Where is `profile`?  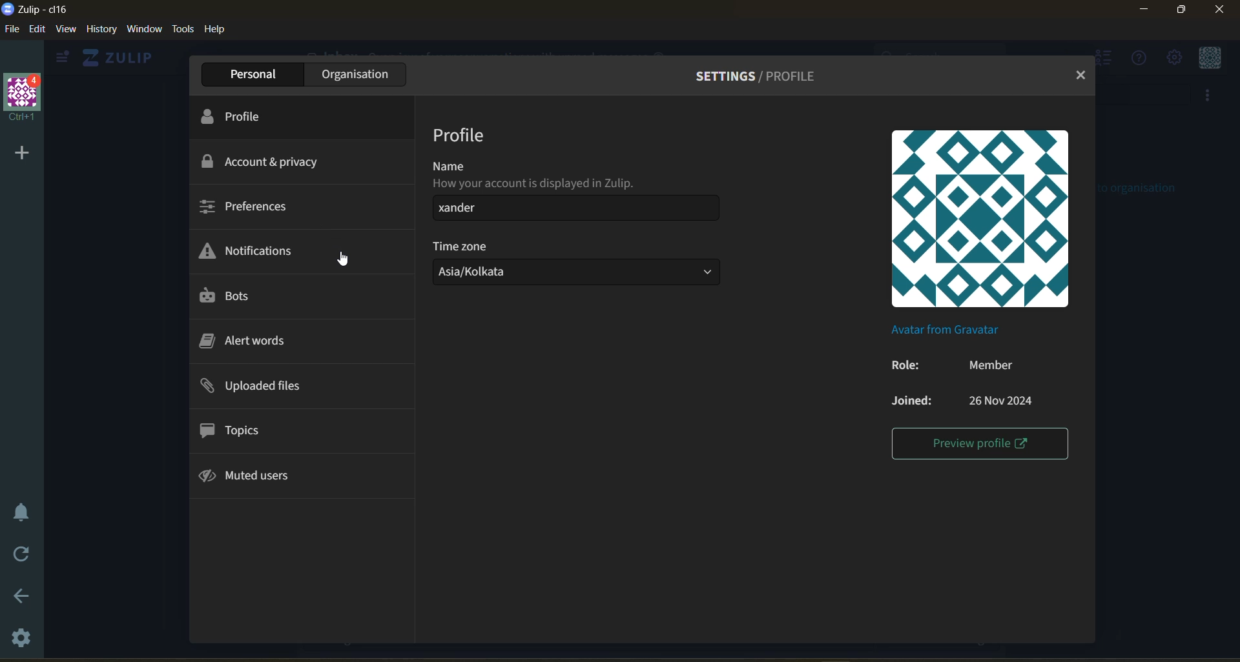
profile is located at coordinates (461, 135).